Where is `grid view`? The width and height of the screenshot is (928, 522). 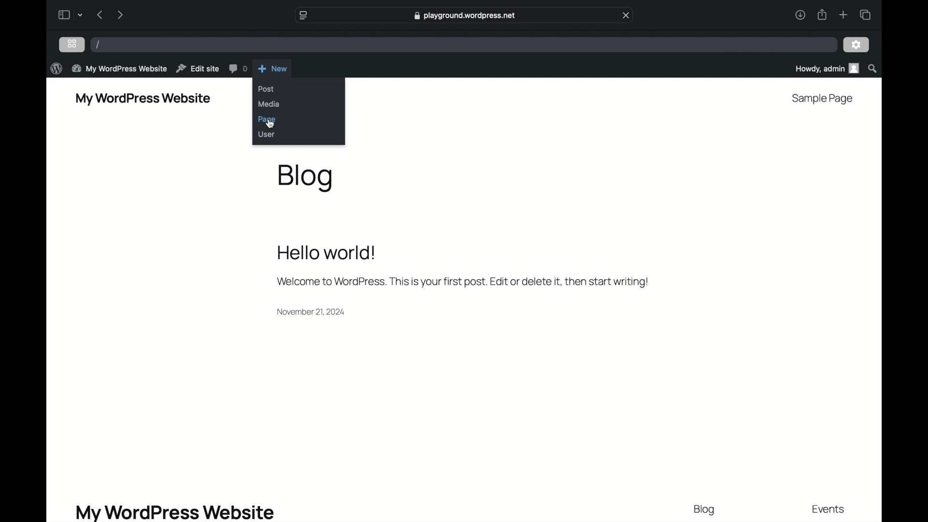 grid view is located at coordinates (72, 44).